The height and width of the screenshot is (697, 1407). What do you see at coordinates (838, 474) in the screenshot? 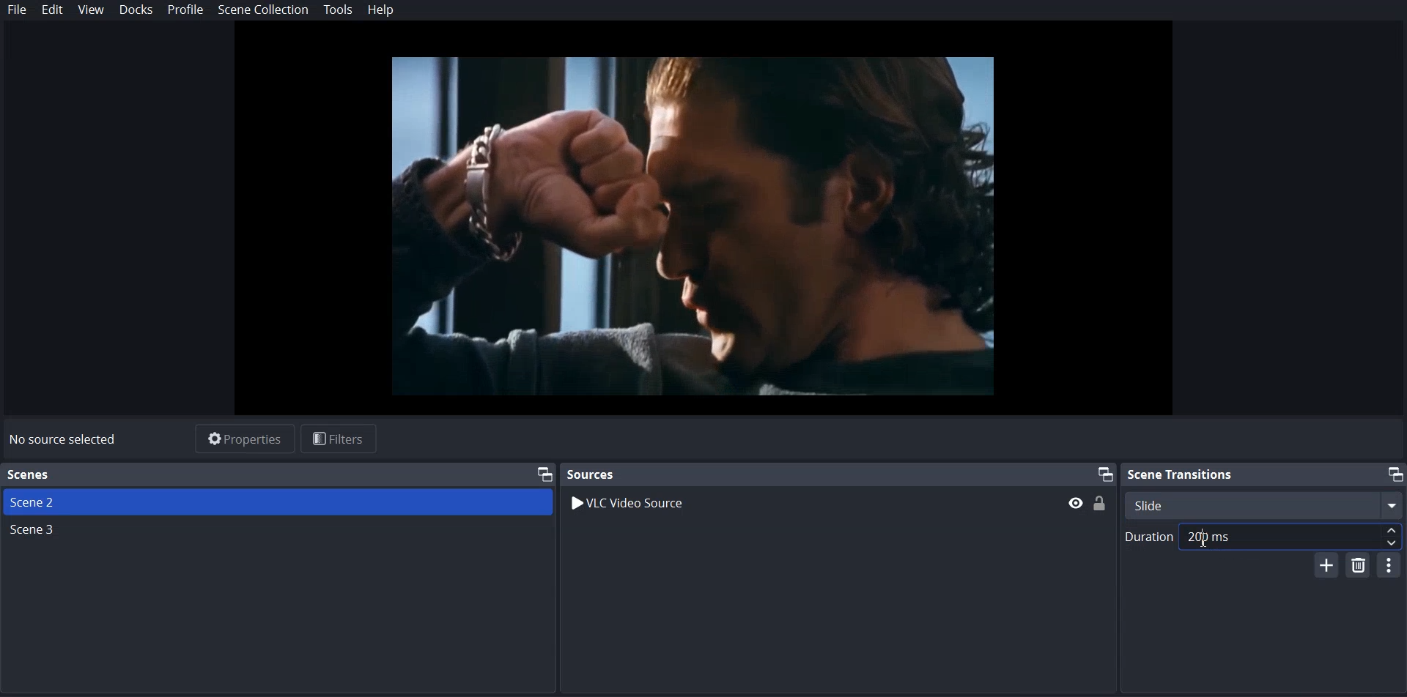
I see `Sources` at bounding box center [838, 474].